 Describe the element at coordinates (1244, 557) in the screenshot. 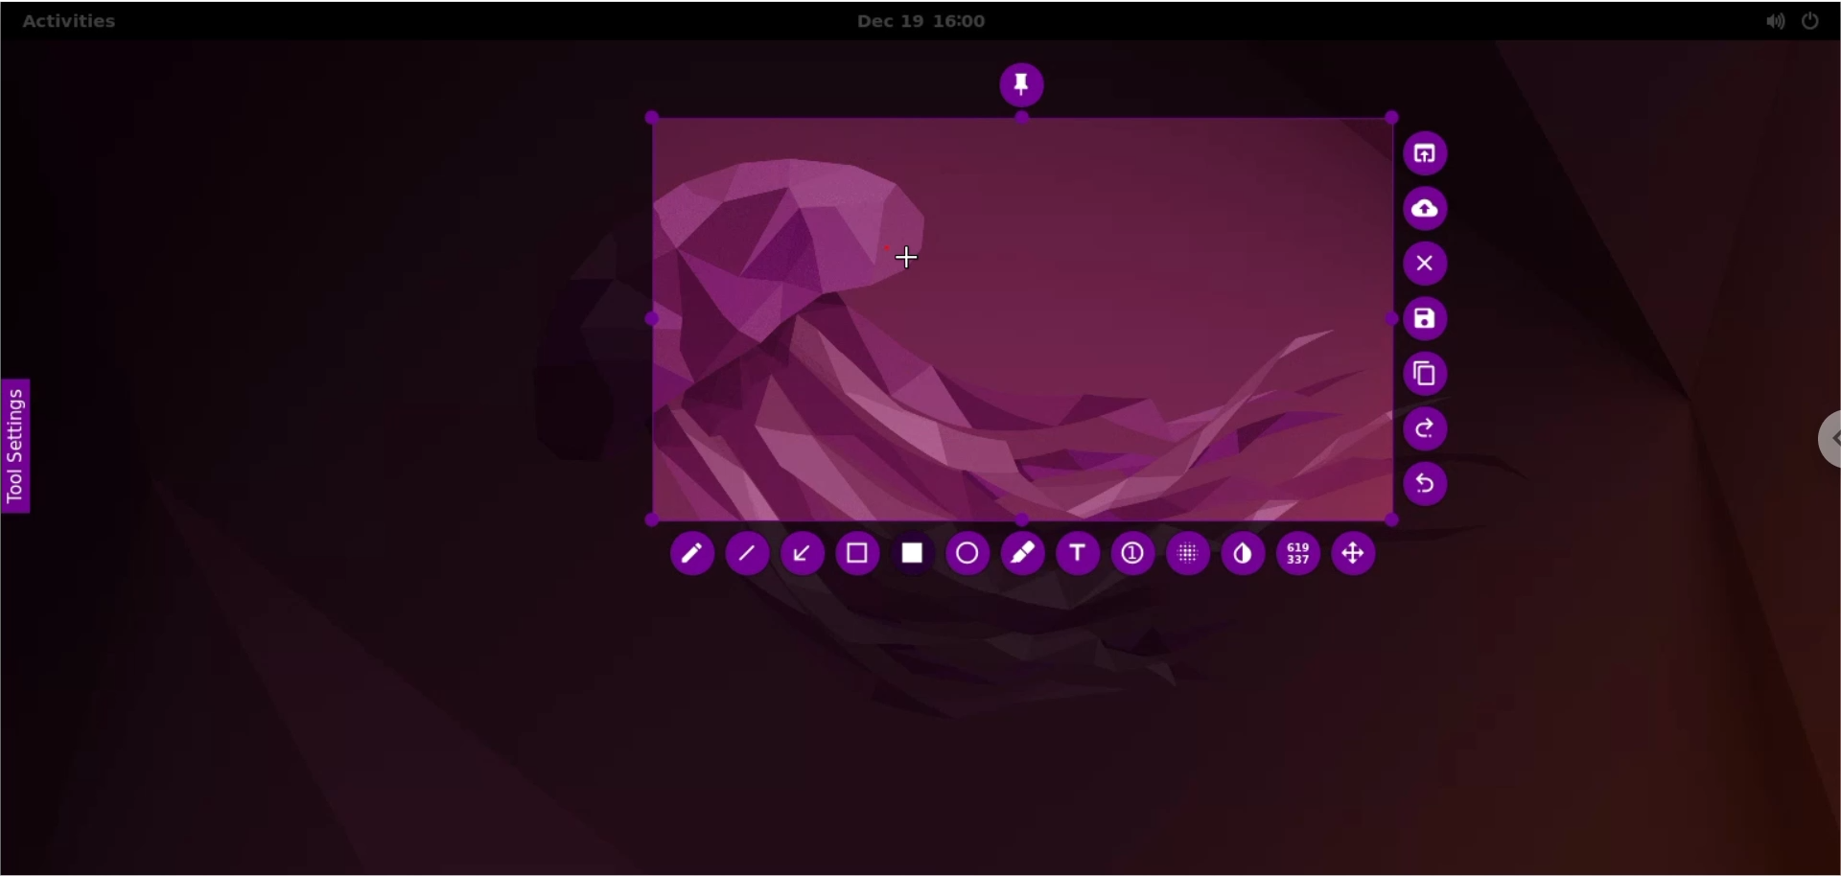

I see `inverter` at that location.